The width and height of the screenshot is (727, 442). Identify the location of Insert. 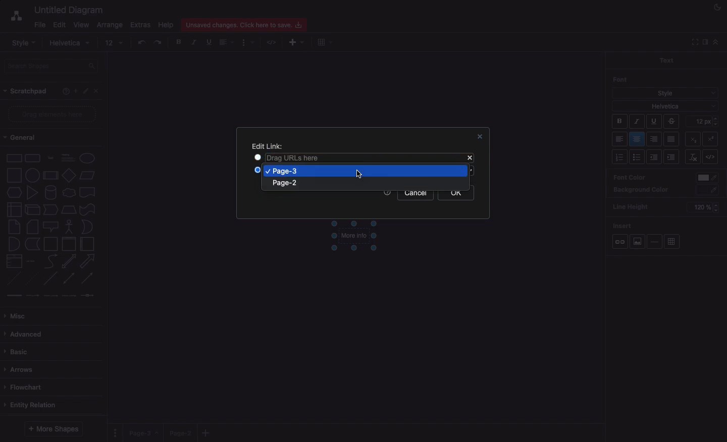
(623, 224).